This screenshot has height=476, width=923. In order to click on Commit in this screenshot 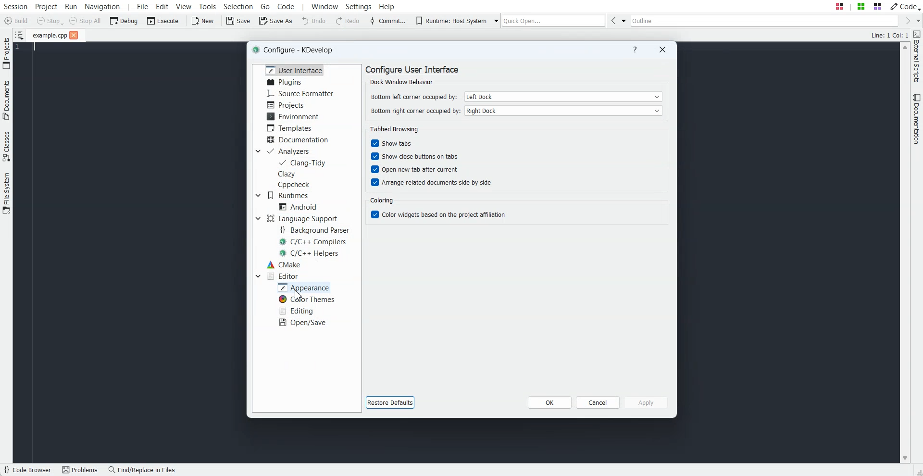, I will do `click(388, 21)`.